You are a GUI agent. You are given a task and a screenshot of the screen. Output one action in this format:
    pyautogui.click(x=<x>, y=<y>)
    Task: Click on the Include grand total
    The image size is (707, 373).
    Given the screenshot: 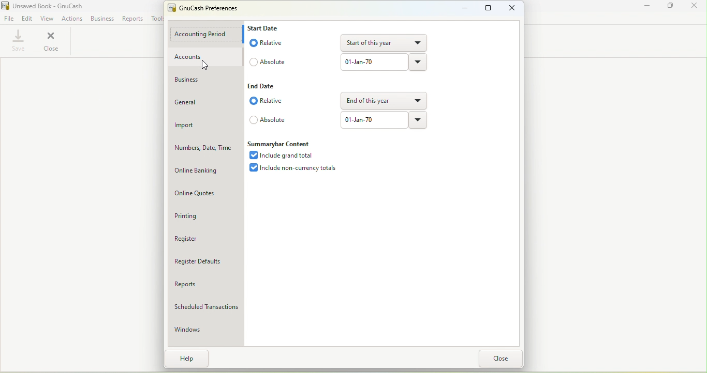 What is the action you would take?
    pyautogui.click(x=281, y=156)
    